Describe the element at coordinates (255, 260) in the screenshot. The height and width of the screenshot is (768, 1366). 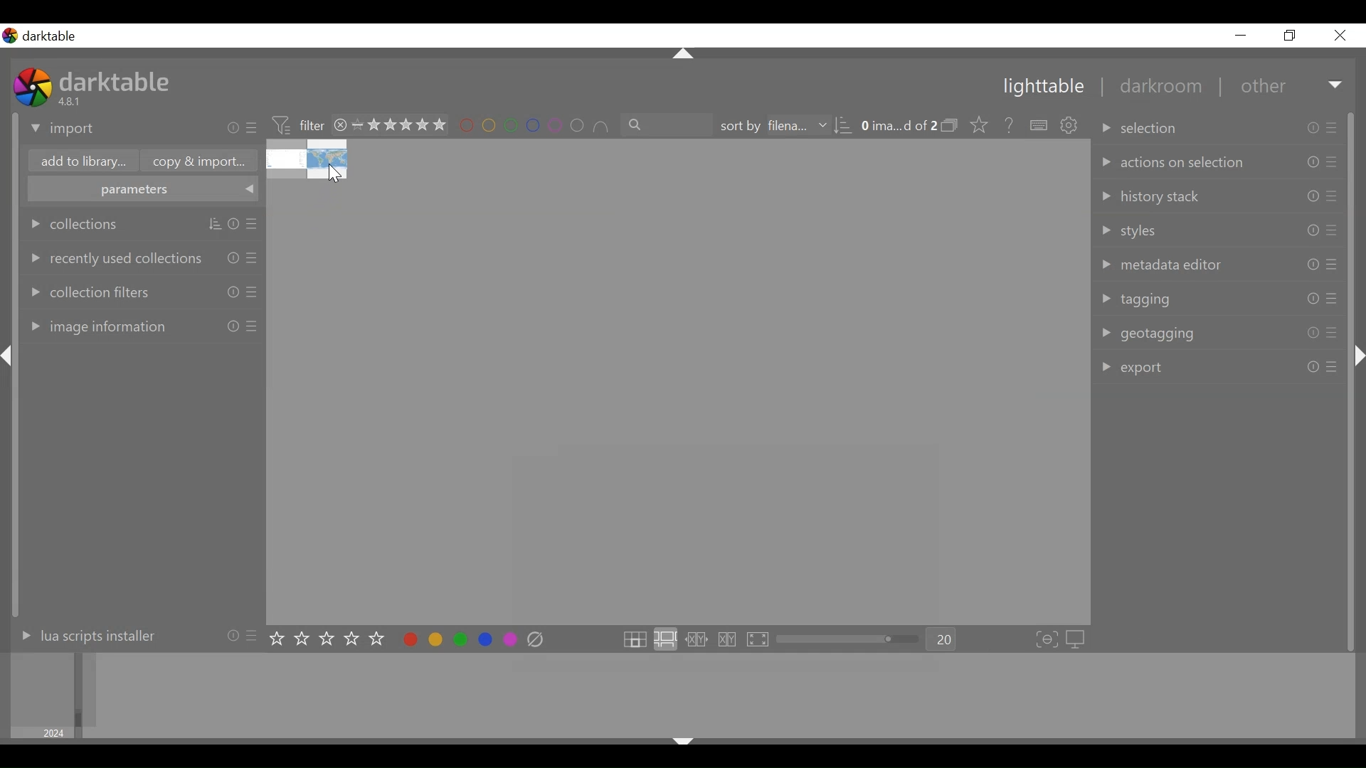
I see `` at that location.